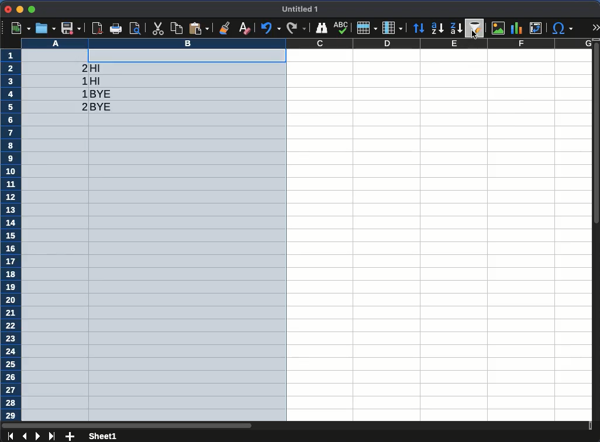 The height and width of the screenshot is (442, 600). Describe the element at coordinates (392, 28) in the screenshot. I see `column` at that location.